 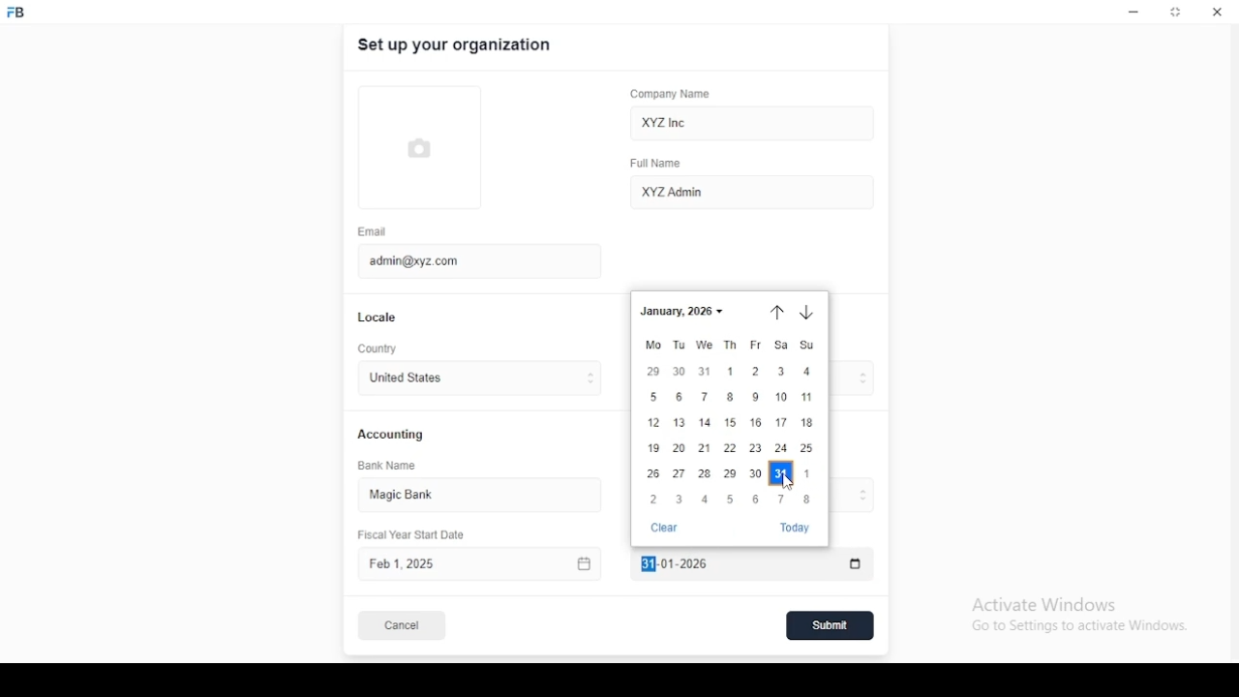 What do you see at coordinates (373, 231) in the screenshot?
I see `email` at bounding box center [373, 231].